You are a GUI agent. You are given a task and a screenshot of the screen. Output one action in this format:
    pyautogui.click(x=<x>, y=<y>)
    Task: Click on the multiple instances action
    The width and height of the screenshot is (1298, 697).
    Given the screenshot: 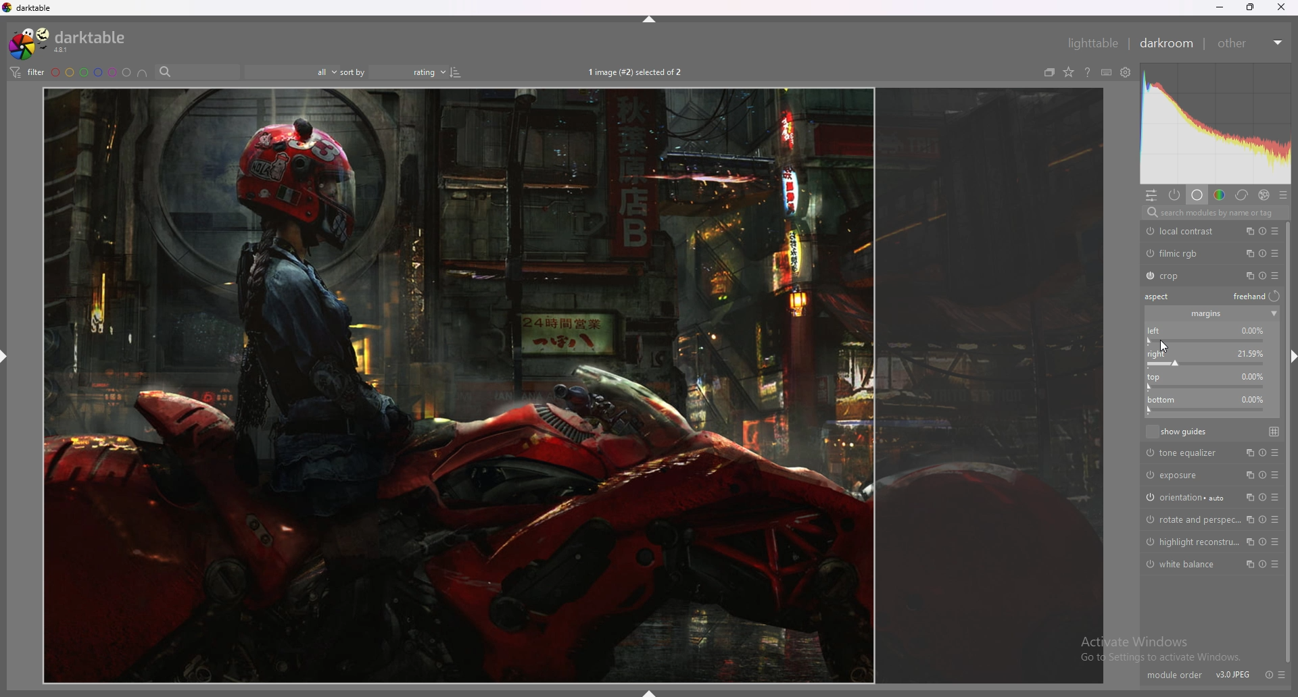 What is the action you would take?
    pyautogui.click(x=1247, y=452)
    